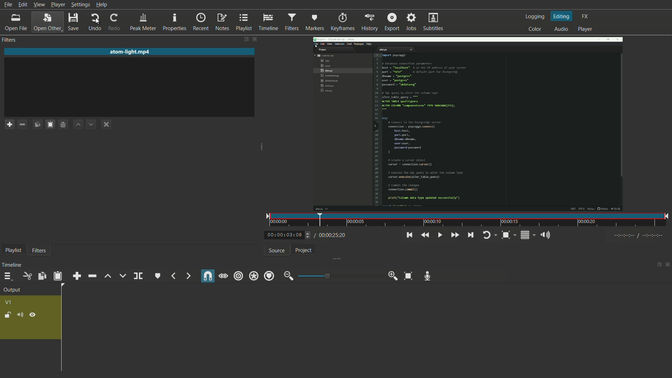  Describe the element at coordinates (75, 22) in the screenshot. I see `Save` at that location.